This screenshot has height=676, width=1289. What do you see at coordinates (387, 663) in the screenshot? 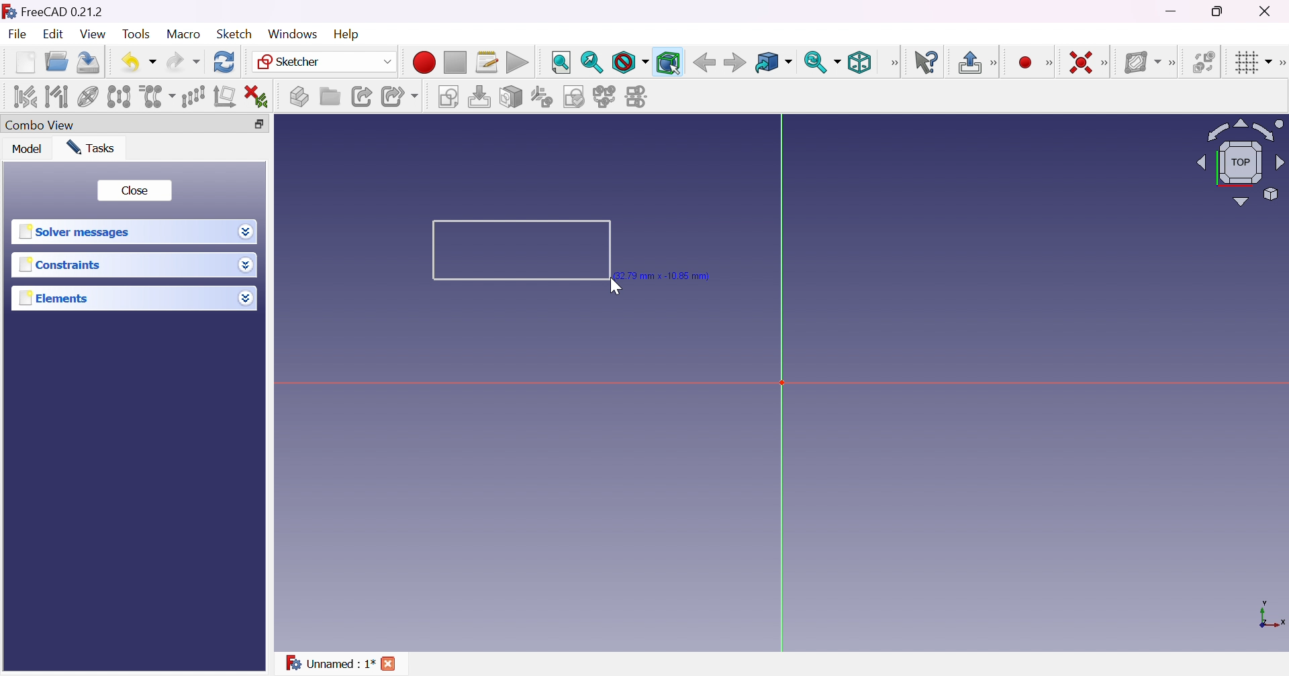
I see `Cross` at bounding box center [387, 663].